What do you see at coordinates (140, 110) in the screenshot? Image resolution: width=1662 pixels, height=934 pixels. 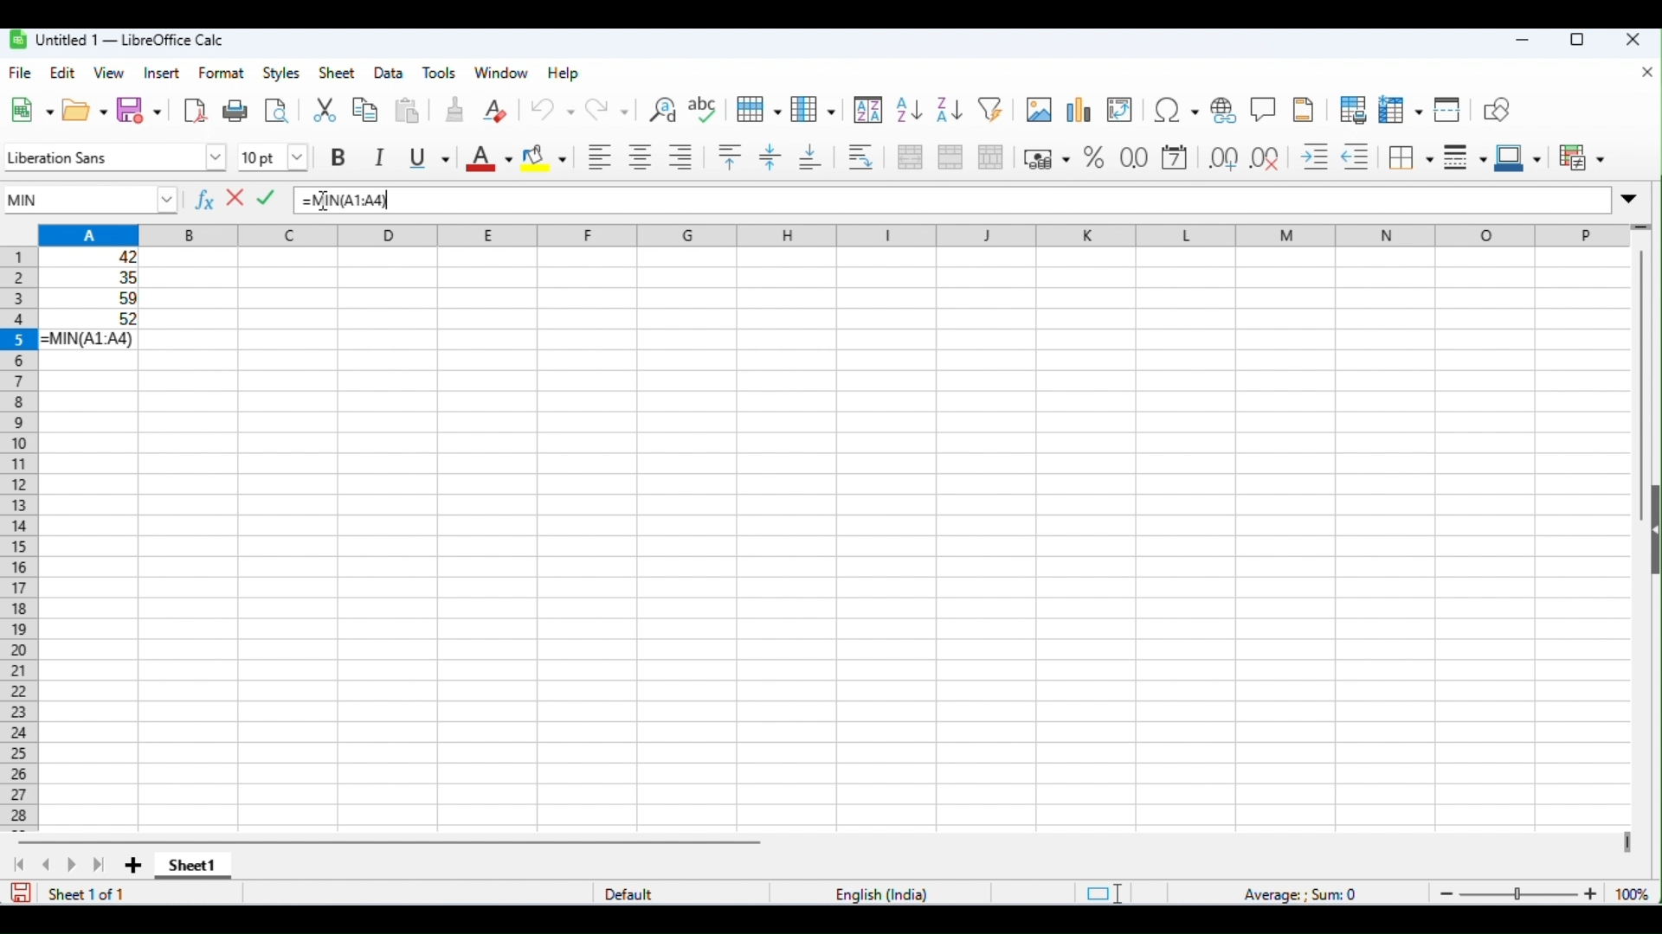 I see `save` at bounding box center [140, 110].